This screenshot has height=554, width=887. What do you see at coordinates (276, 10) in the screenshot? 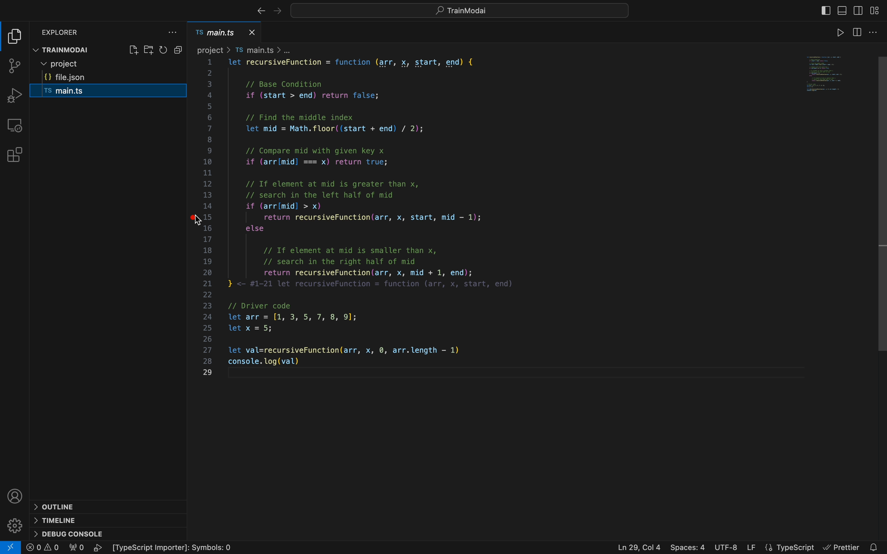
I see `left arrow` at bounding box center [276, 10].